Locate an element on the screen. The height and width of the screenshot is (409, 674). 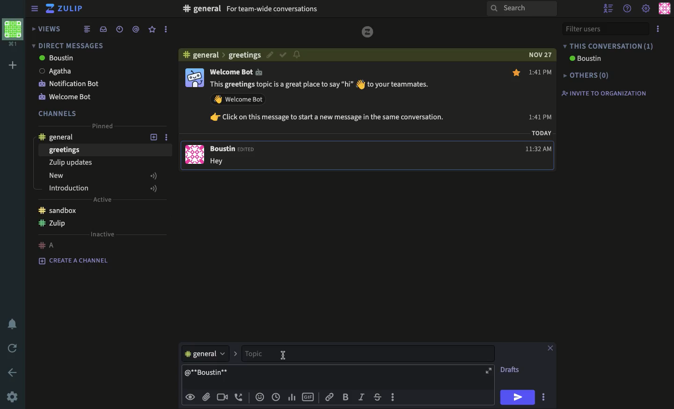
NOV 27 is located at coordinates (542, 55).